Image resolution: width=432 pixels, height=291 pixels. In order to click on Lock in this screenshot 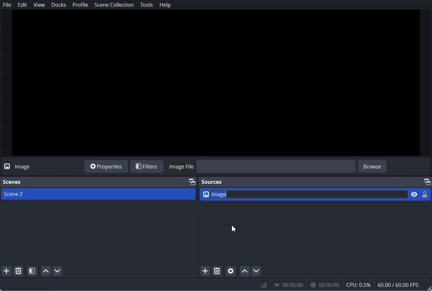, I will do `click(425, 194)`.